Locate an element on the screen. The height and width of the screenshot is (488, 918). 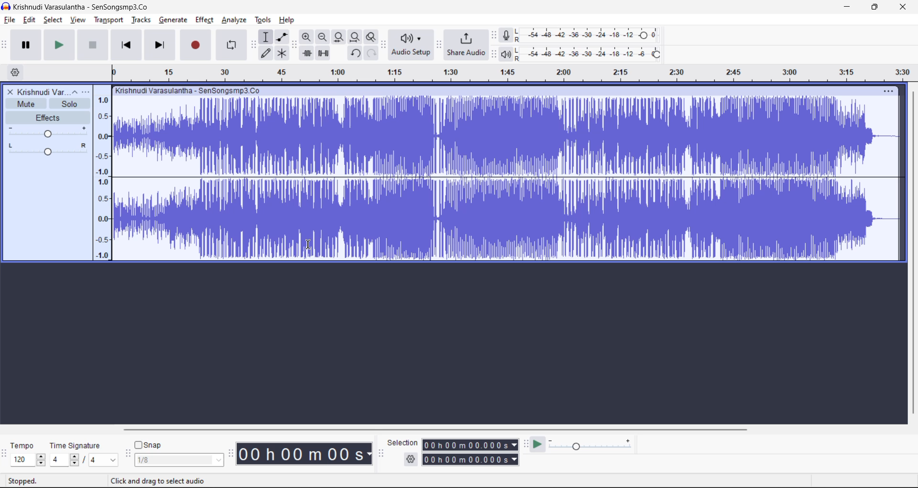
selection tool is located at coordinates (266, 37).